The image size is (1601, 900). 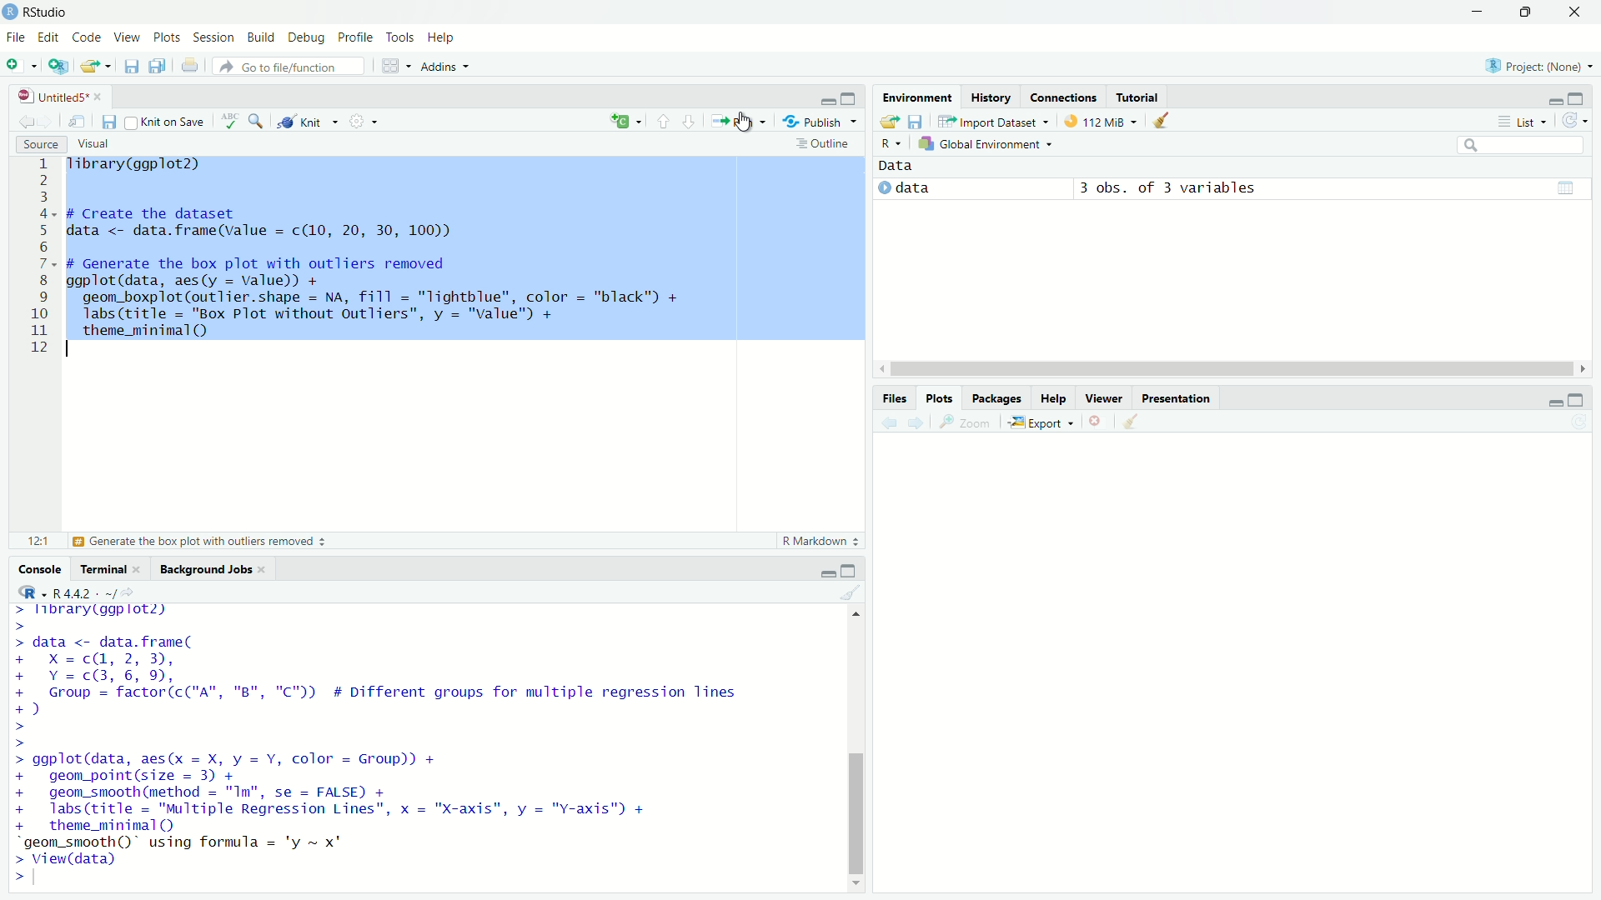 I want to click on minimise, so click(x=819, y=101).